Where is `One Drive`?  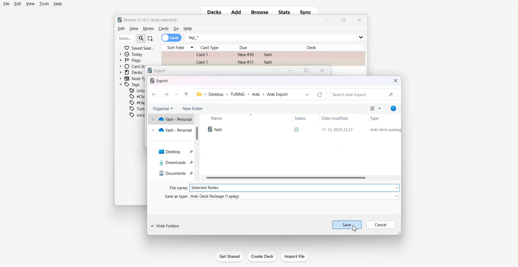
One Drive is located at coordinates (171, 130).